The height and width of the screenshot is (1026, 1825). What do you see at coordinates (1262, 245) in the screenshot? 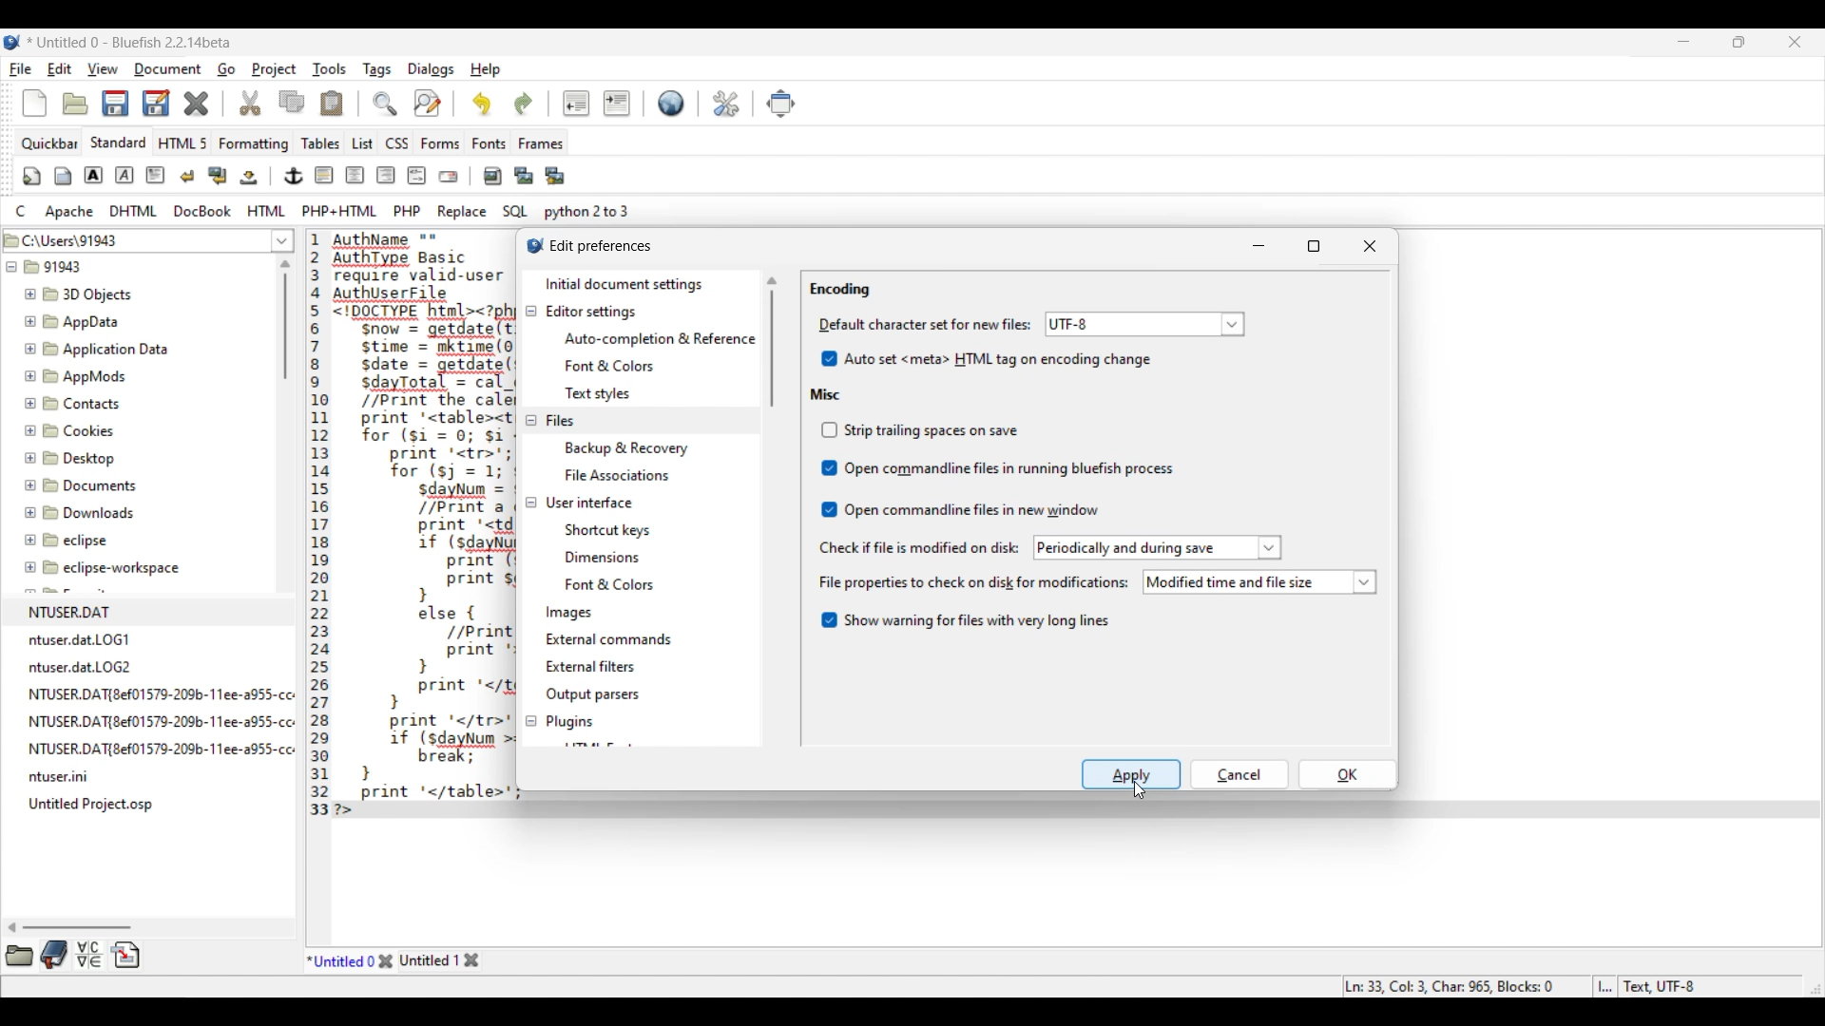
I see `Minimize` at bounding box center [1262, 245].